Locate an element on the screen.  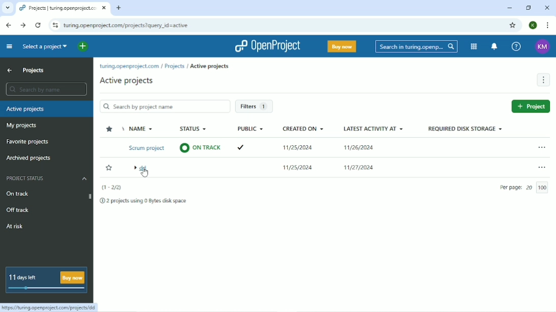
Projects is located at coordinates (174, 66).